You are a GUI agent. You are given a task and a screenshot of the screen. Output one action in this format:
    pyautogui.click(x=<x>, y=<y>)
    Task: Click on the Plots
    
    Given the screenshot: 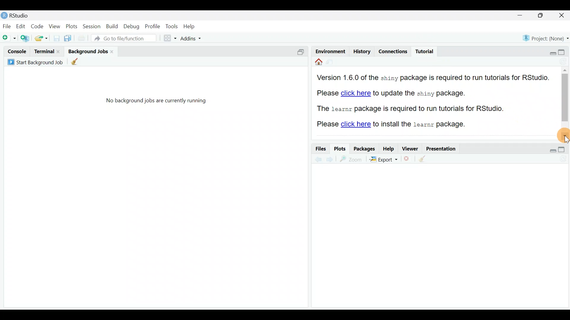 What is the action you would take?
    pyautogui.click(x=340, y=149)
    